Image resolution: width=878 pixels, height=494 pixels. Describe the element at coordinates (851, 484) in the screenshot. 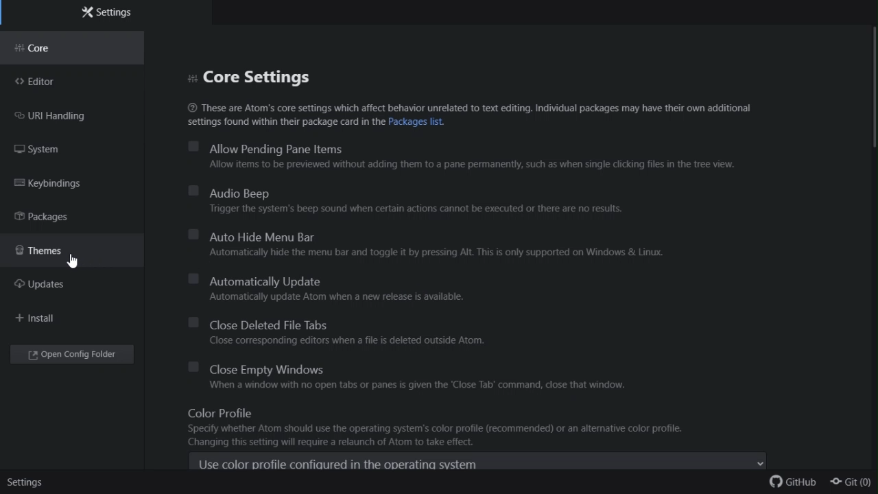

I see `git(0)` at that location.